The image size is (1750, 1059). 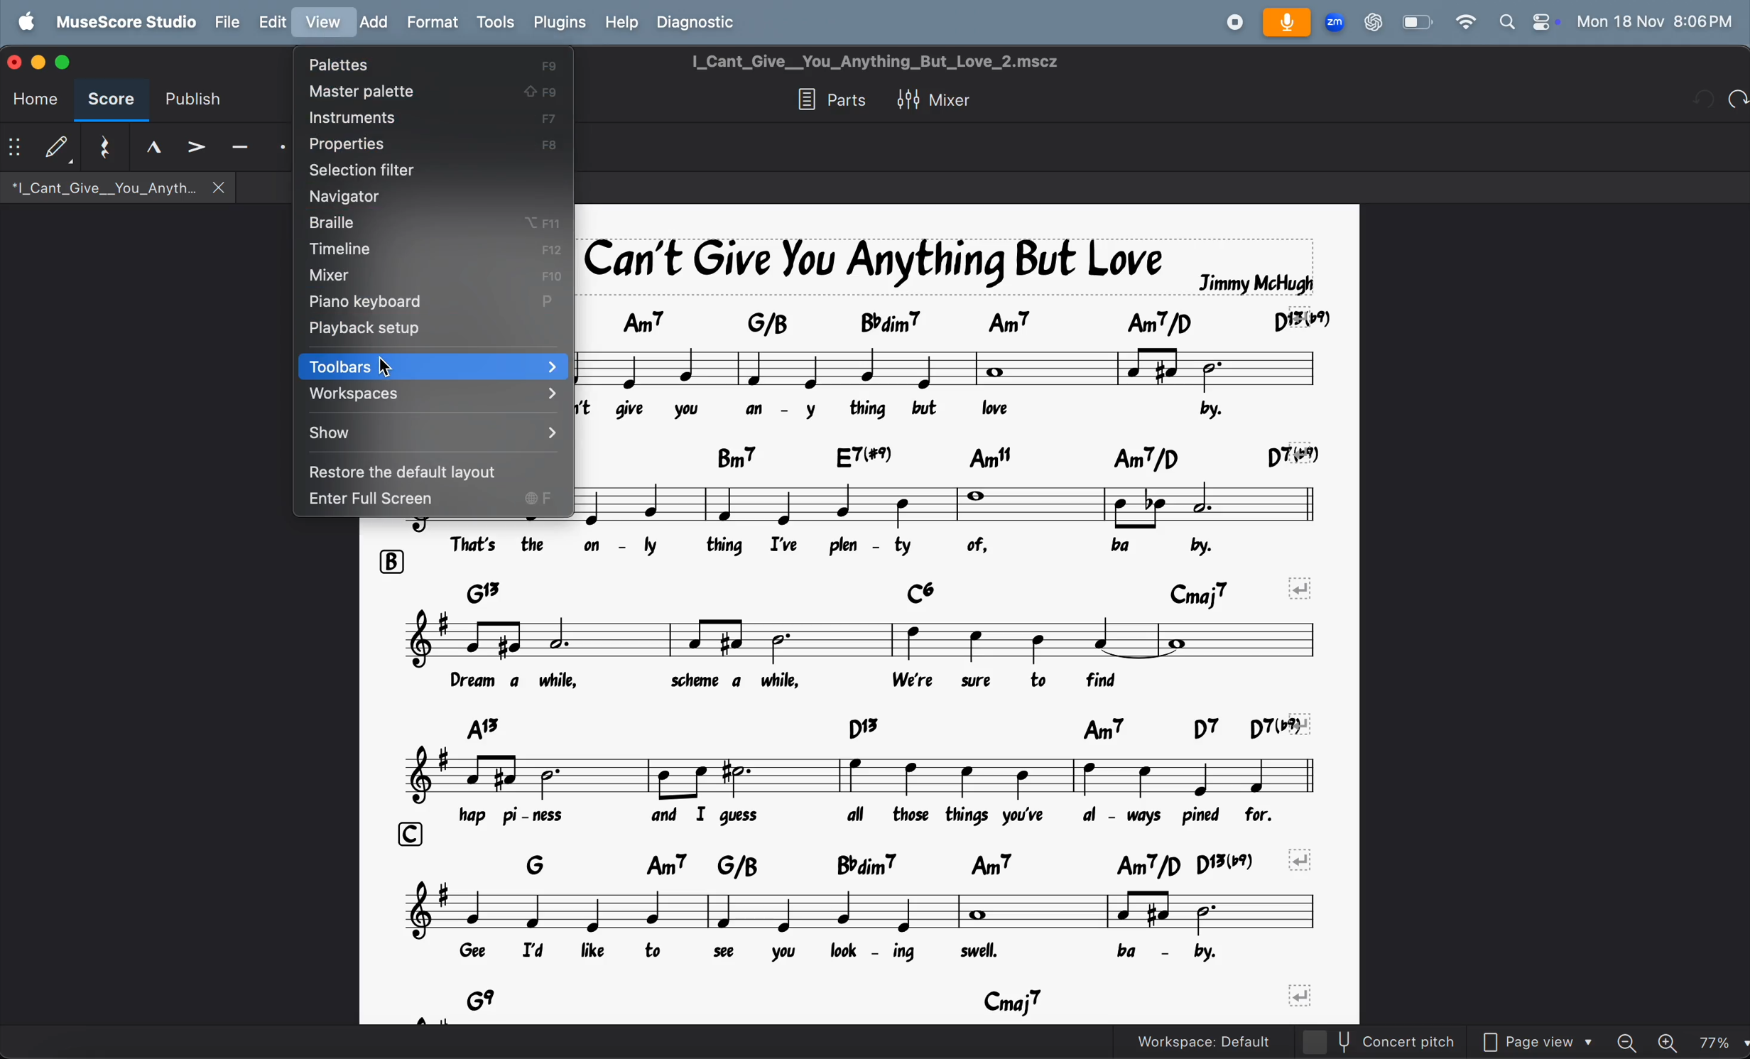 What do you see at coordinates (1336, 20) in the screenshot?
I see `zoom` at bounding box center [1336, 20].